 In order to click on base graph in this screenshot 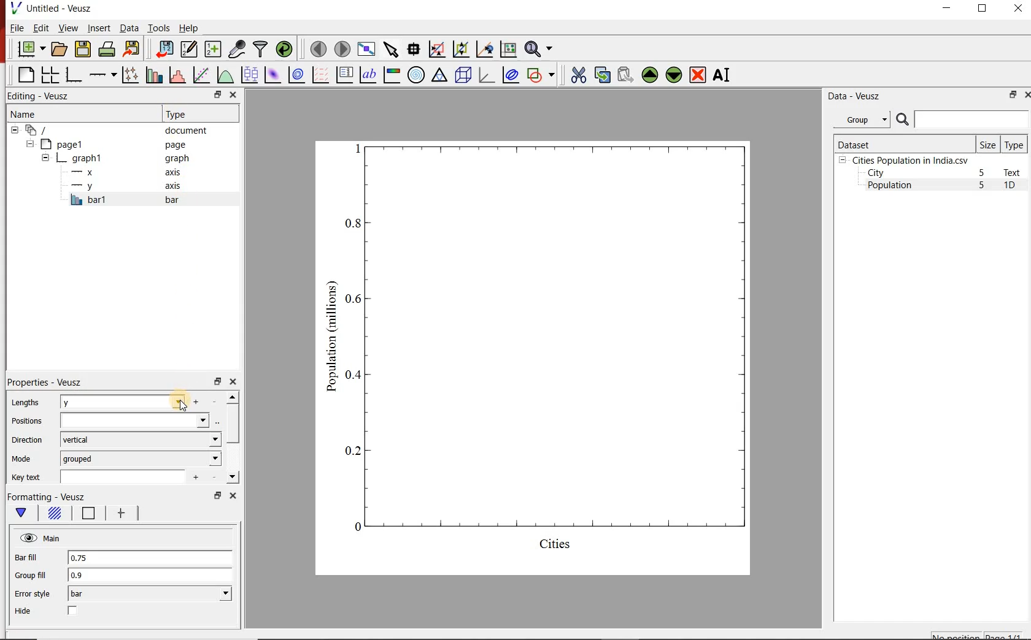, I will do `click(72, 75)`.